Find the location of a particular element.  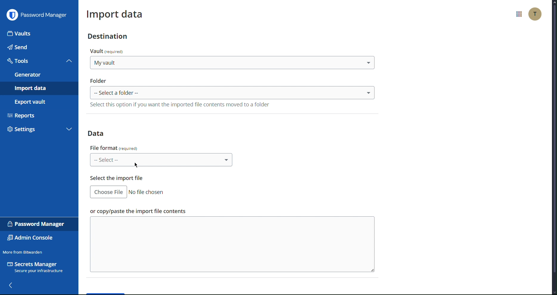

Reports is located at coordinates (38, 115).